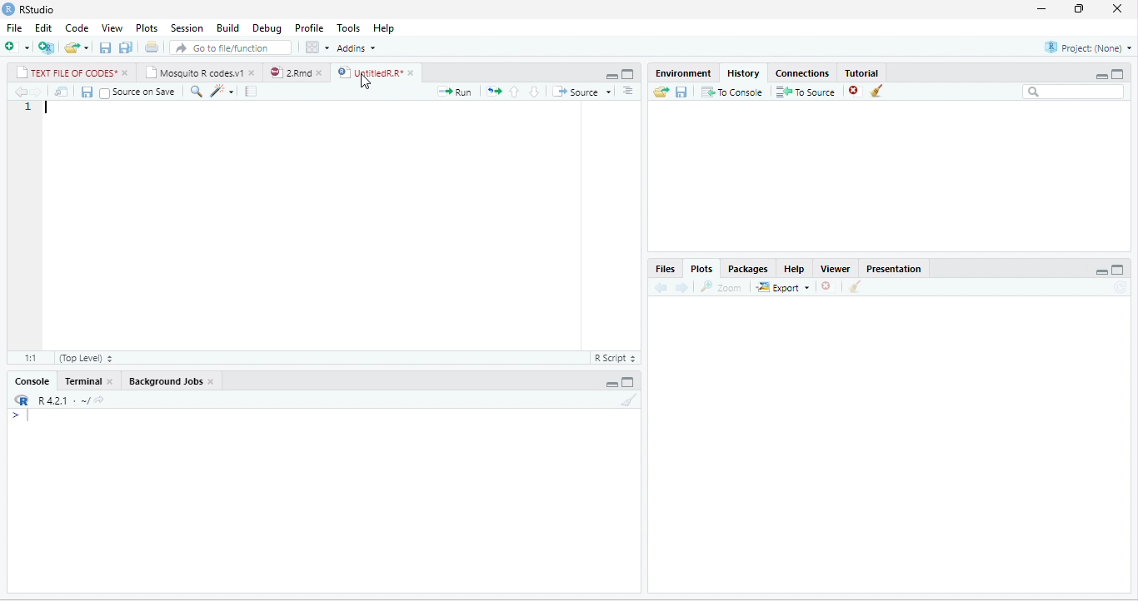 This screenshot has width=1138, height=601. What do you see at coordinates (836, 269) in the screenshot?
I see `Viewer` at bounding box center [836, 269].